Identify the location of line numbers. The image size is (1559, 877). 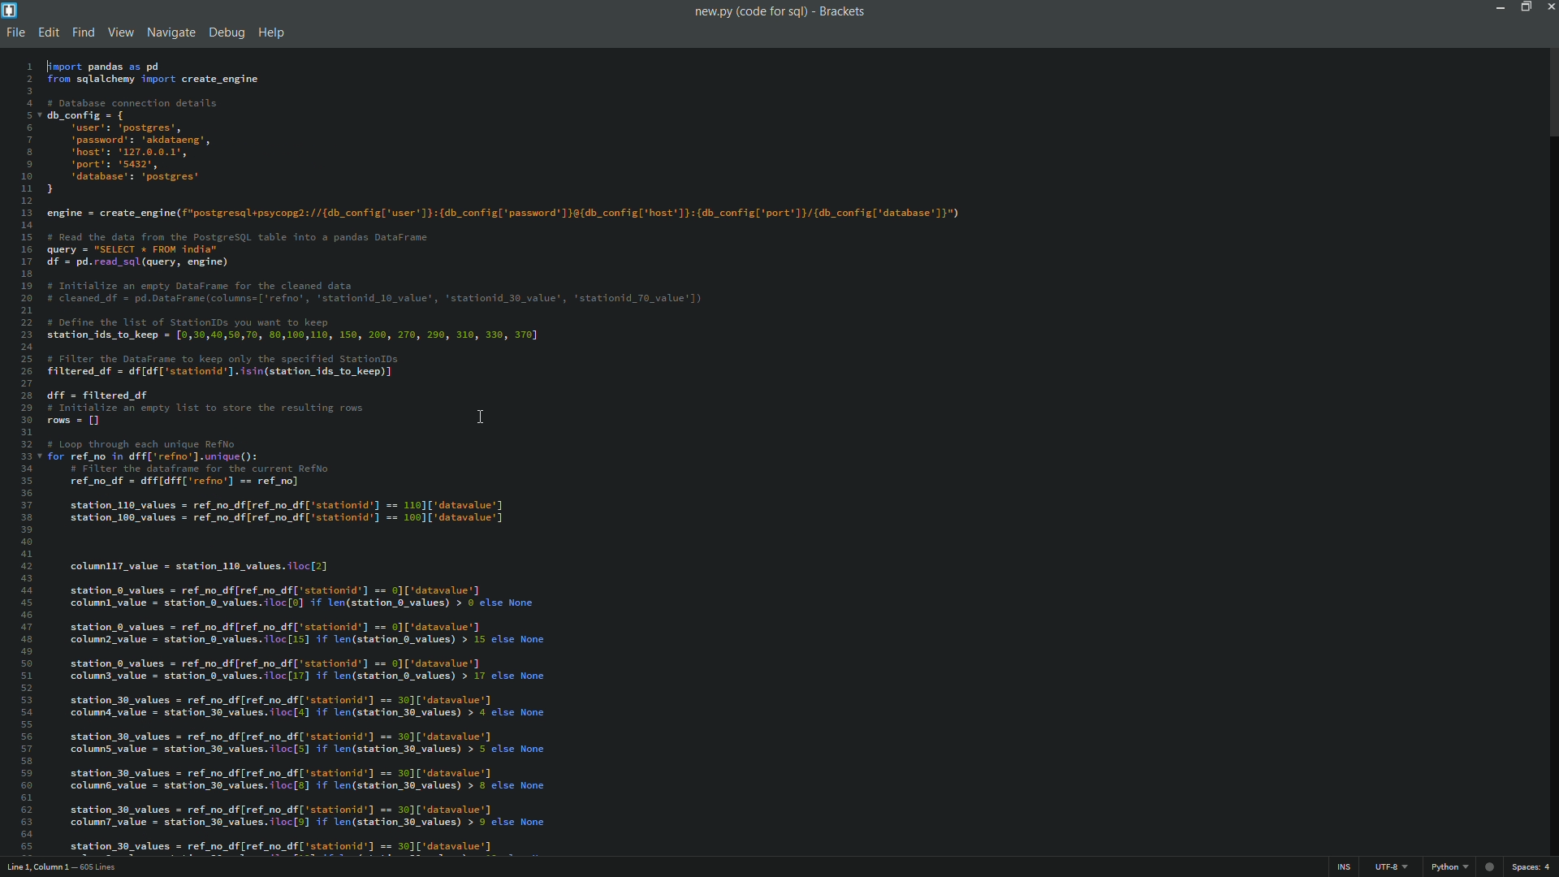
(22, 454).